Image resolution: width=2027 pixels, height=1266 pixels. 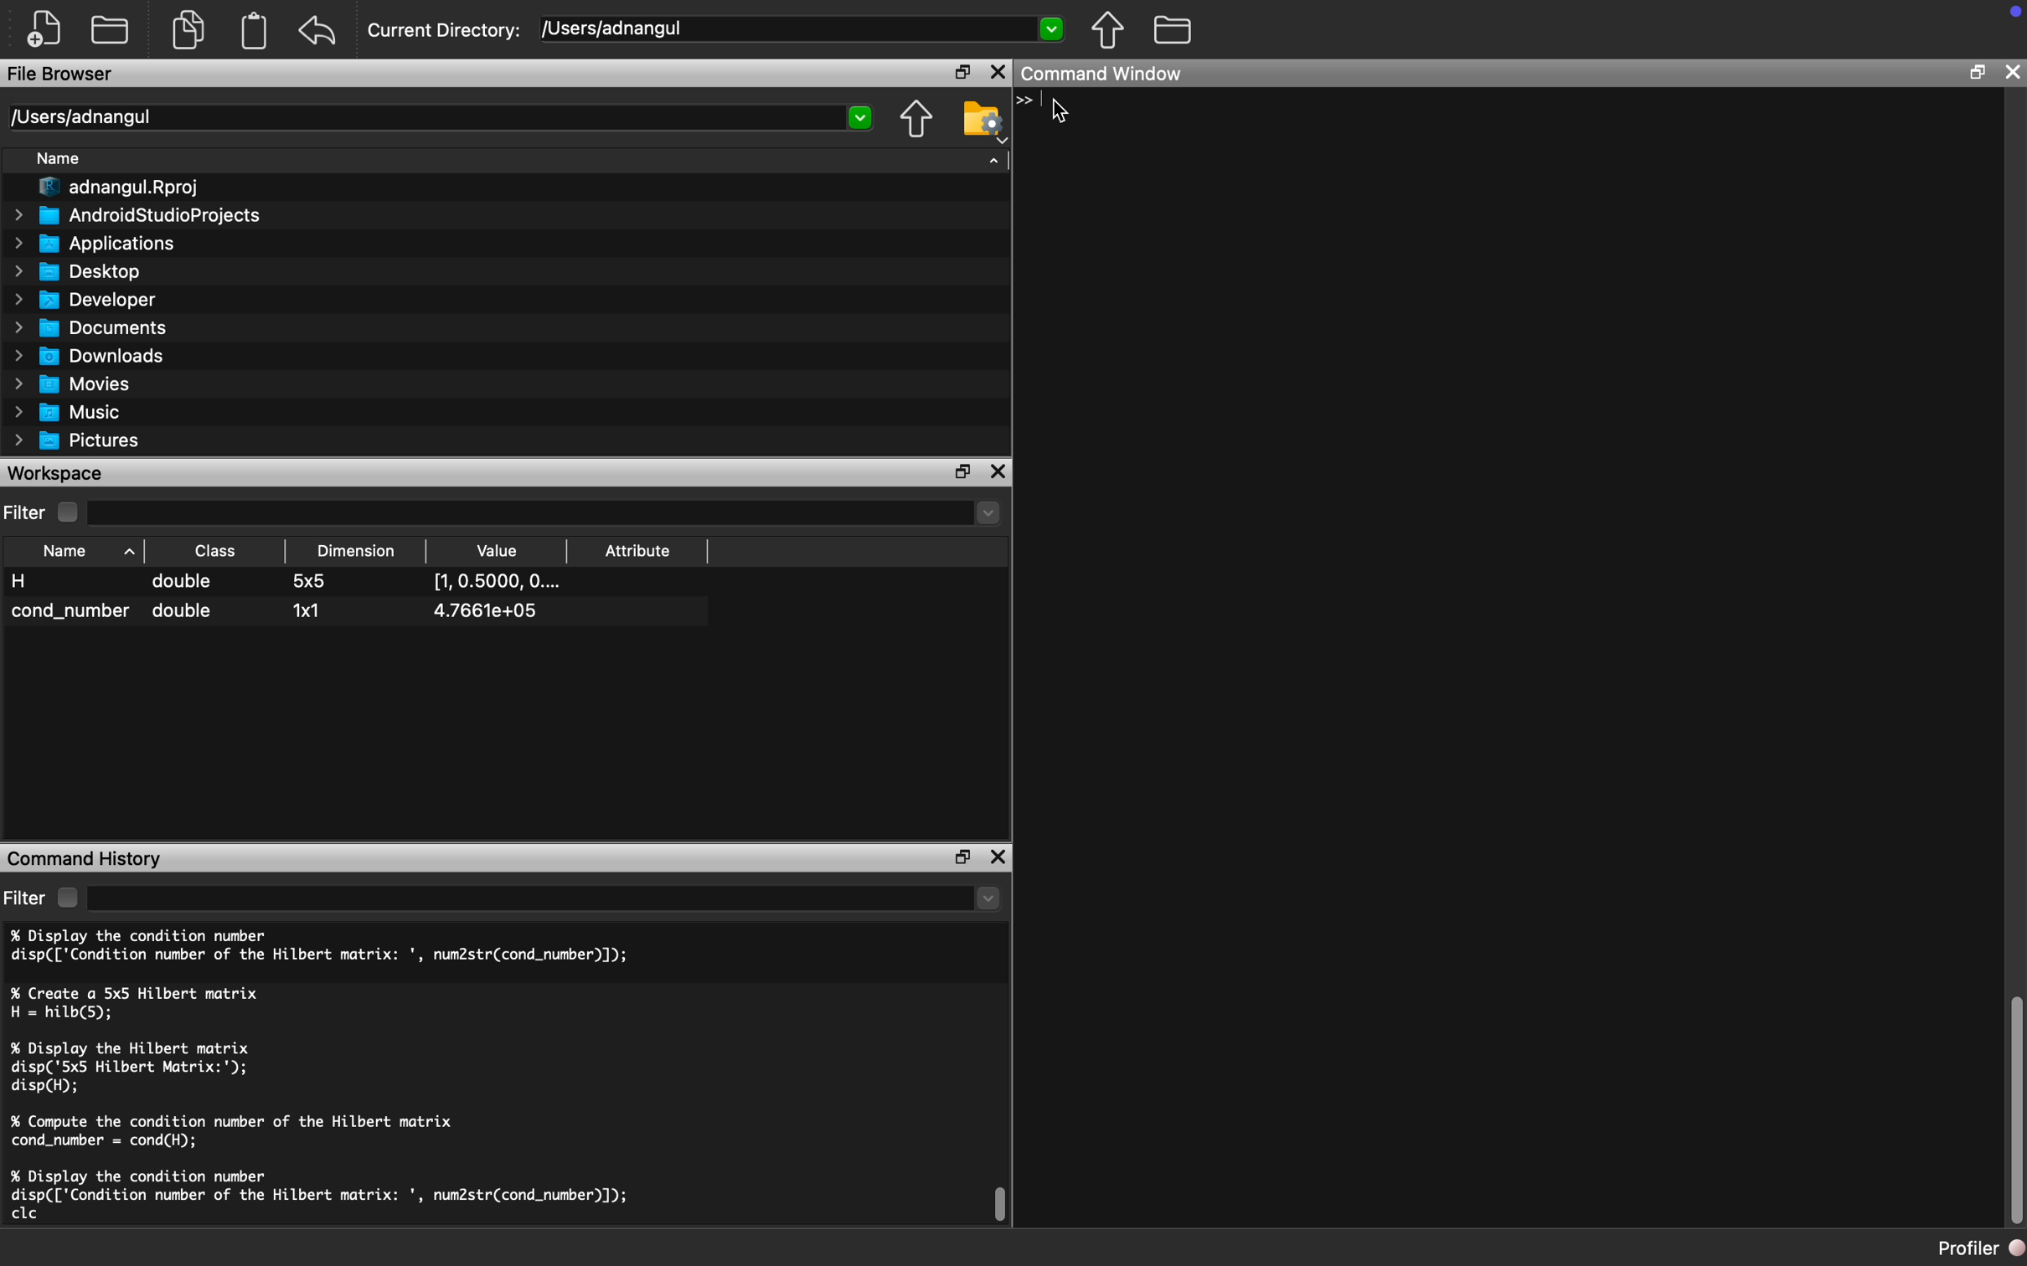 What do you see at coordinates (983, 120) in the screenshot?
I see `Folder Setting` at bounding box center [983, 120].